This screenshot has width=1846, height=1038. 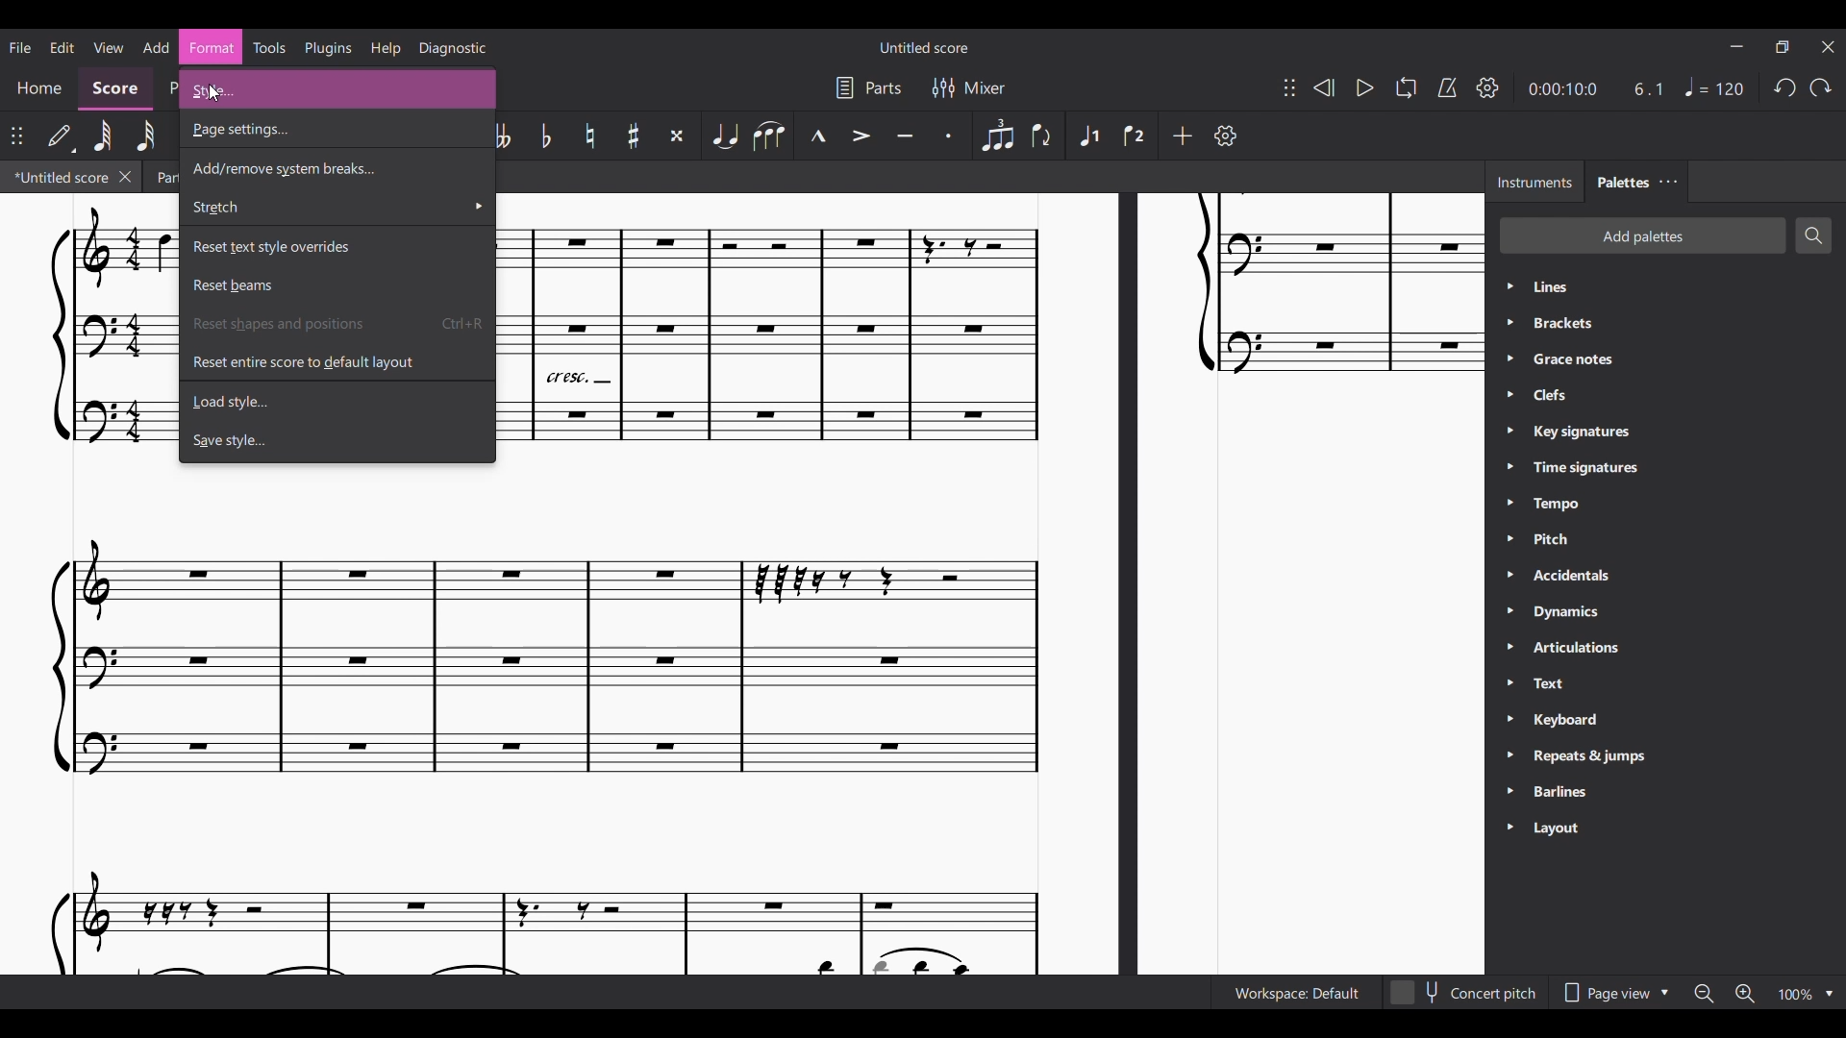 I want to click on Customize toolbar, so click(x=1225, y=136).